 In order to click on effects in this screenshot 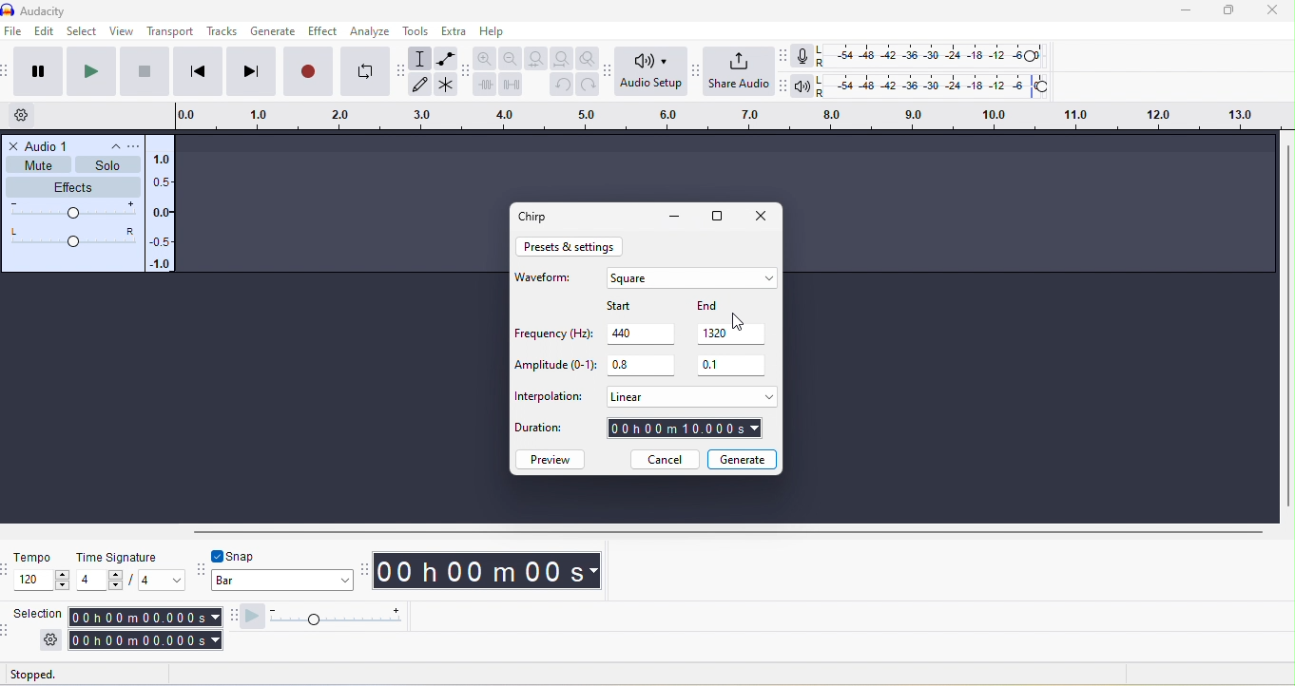, I will do `click(75, 186)`.